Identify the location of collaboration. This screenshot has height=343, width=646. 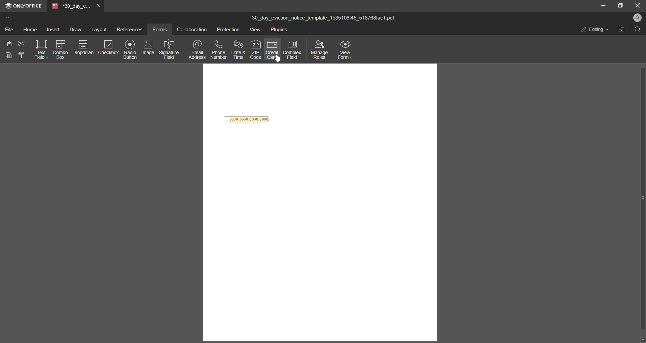
(193, 29).